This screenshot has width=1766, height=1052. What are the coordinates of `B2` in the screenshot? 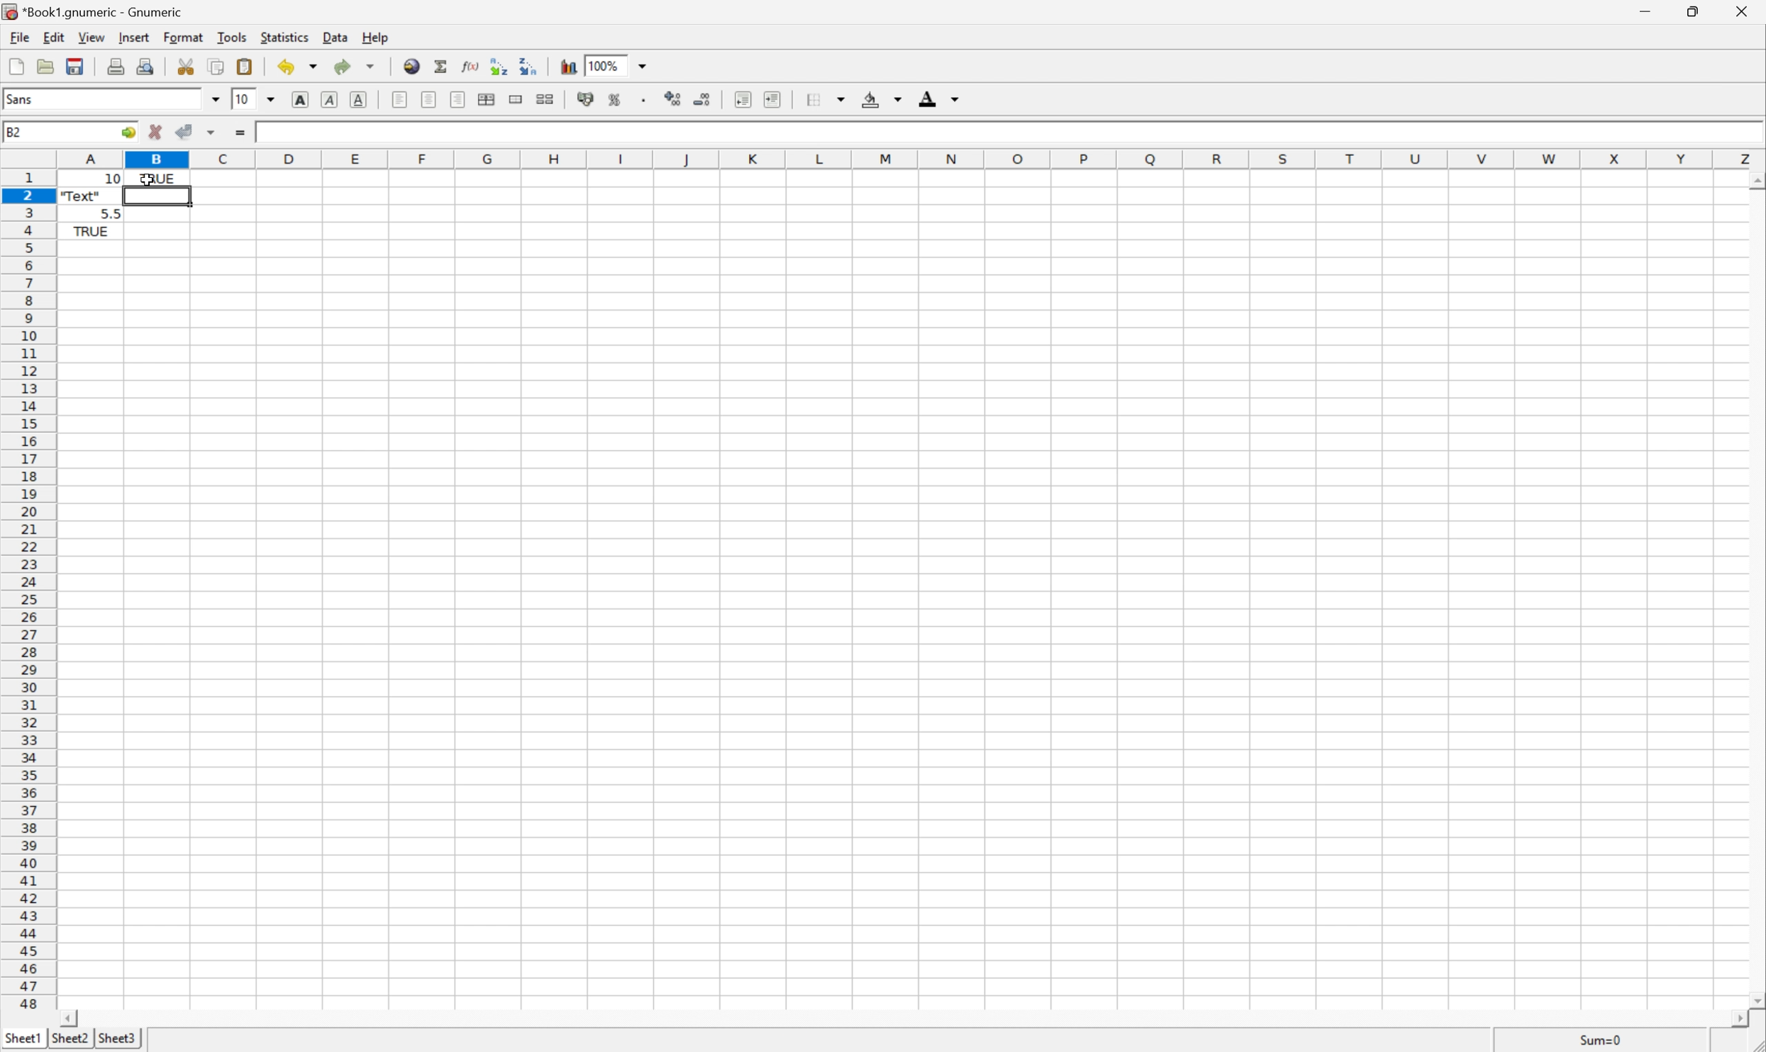 It's located at (12, 128).